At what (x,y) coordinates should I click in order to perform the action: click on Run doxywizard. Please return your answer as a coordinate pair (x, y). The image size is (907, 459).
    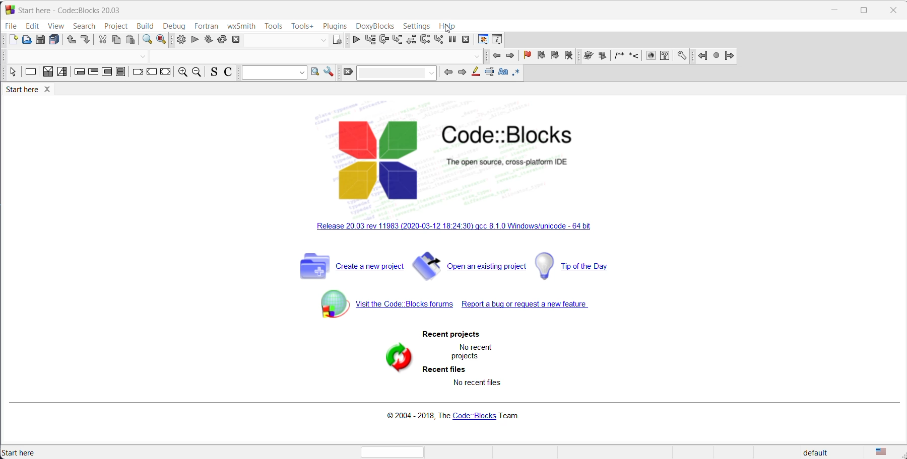
    Looking at the image, I should click on (588, 57).